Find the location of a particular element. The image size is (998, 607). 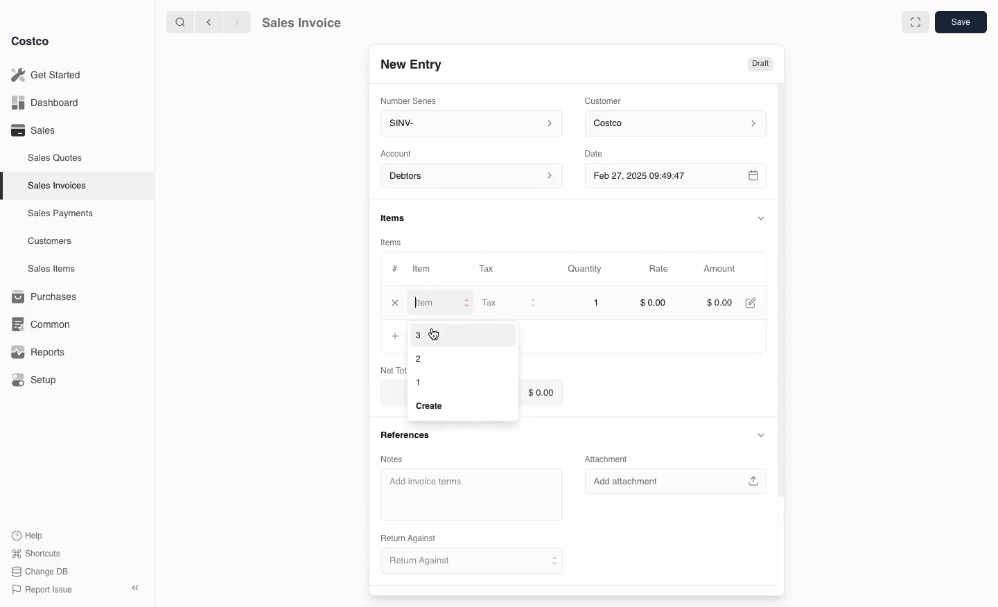

Setup is located at coordinates (35, 381).